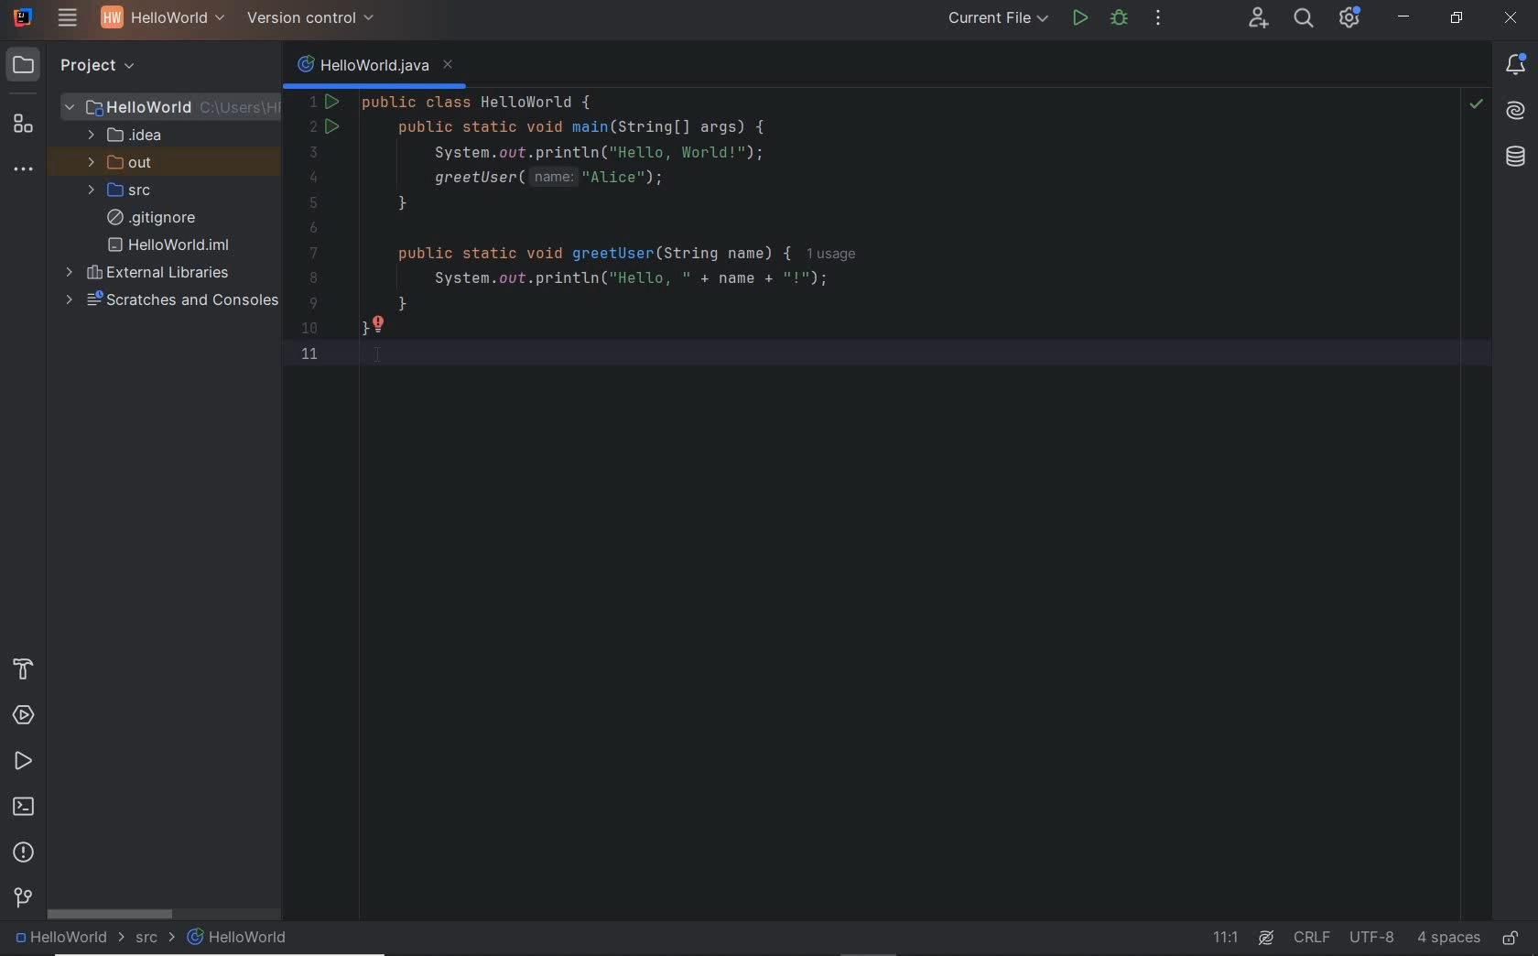  Describe the element at coordinates (386, 369) in the screenshot. I see `I-beam cursor` at that location.